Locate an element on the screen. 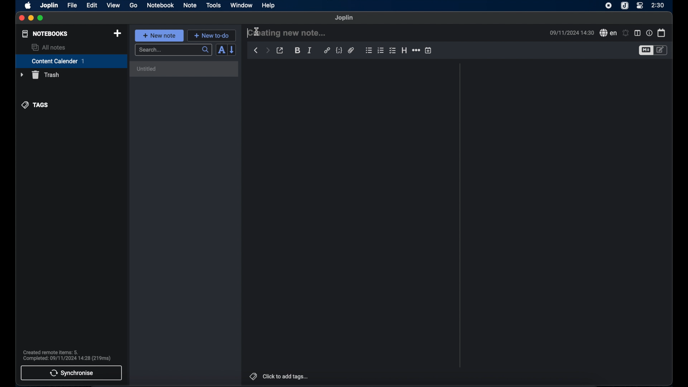 This screenshot has width=688, height=387. toggle editor layout is located at coordinates (637, 33).